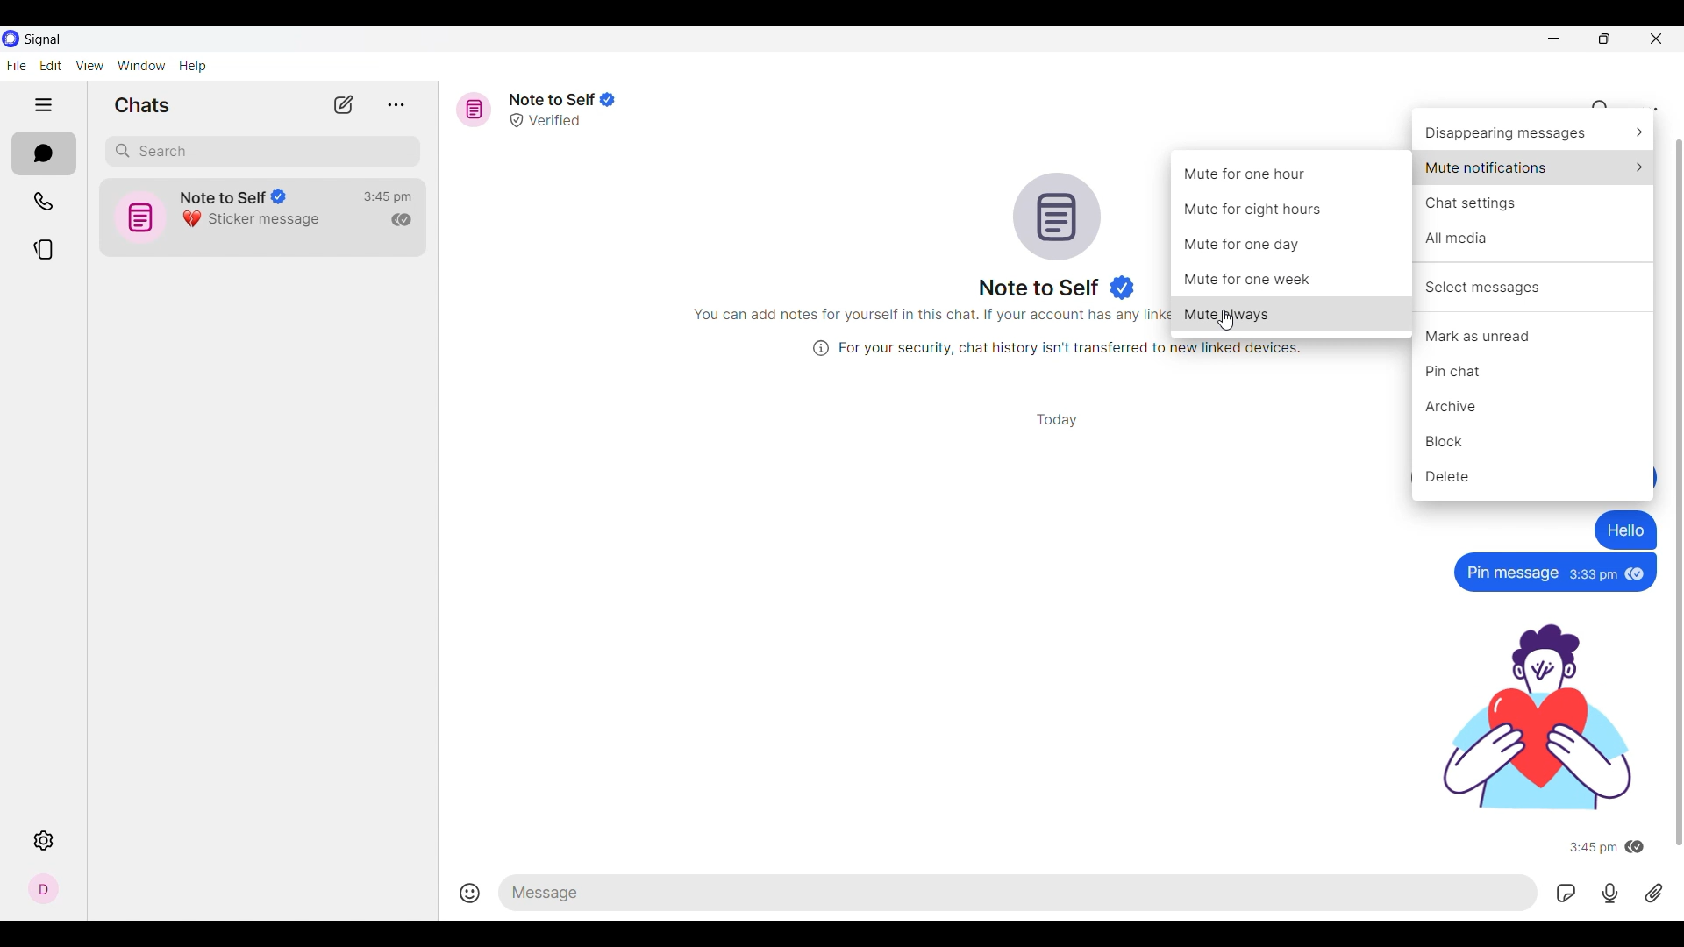 Image resolution: width=1684 pixels, height=947 pixels. What do you see at coordinates (43, 888) in the screenshot?
I see `Profile` at bounding box center [43, 888].